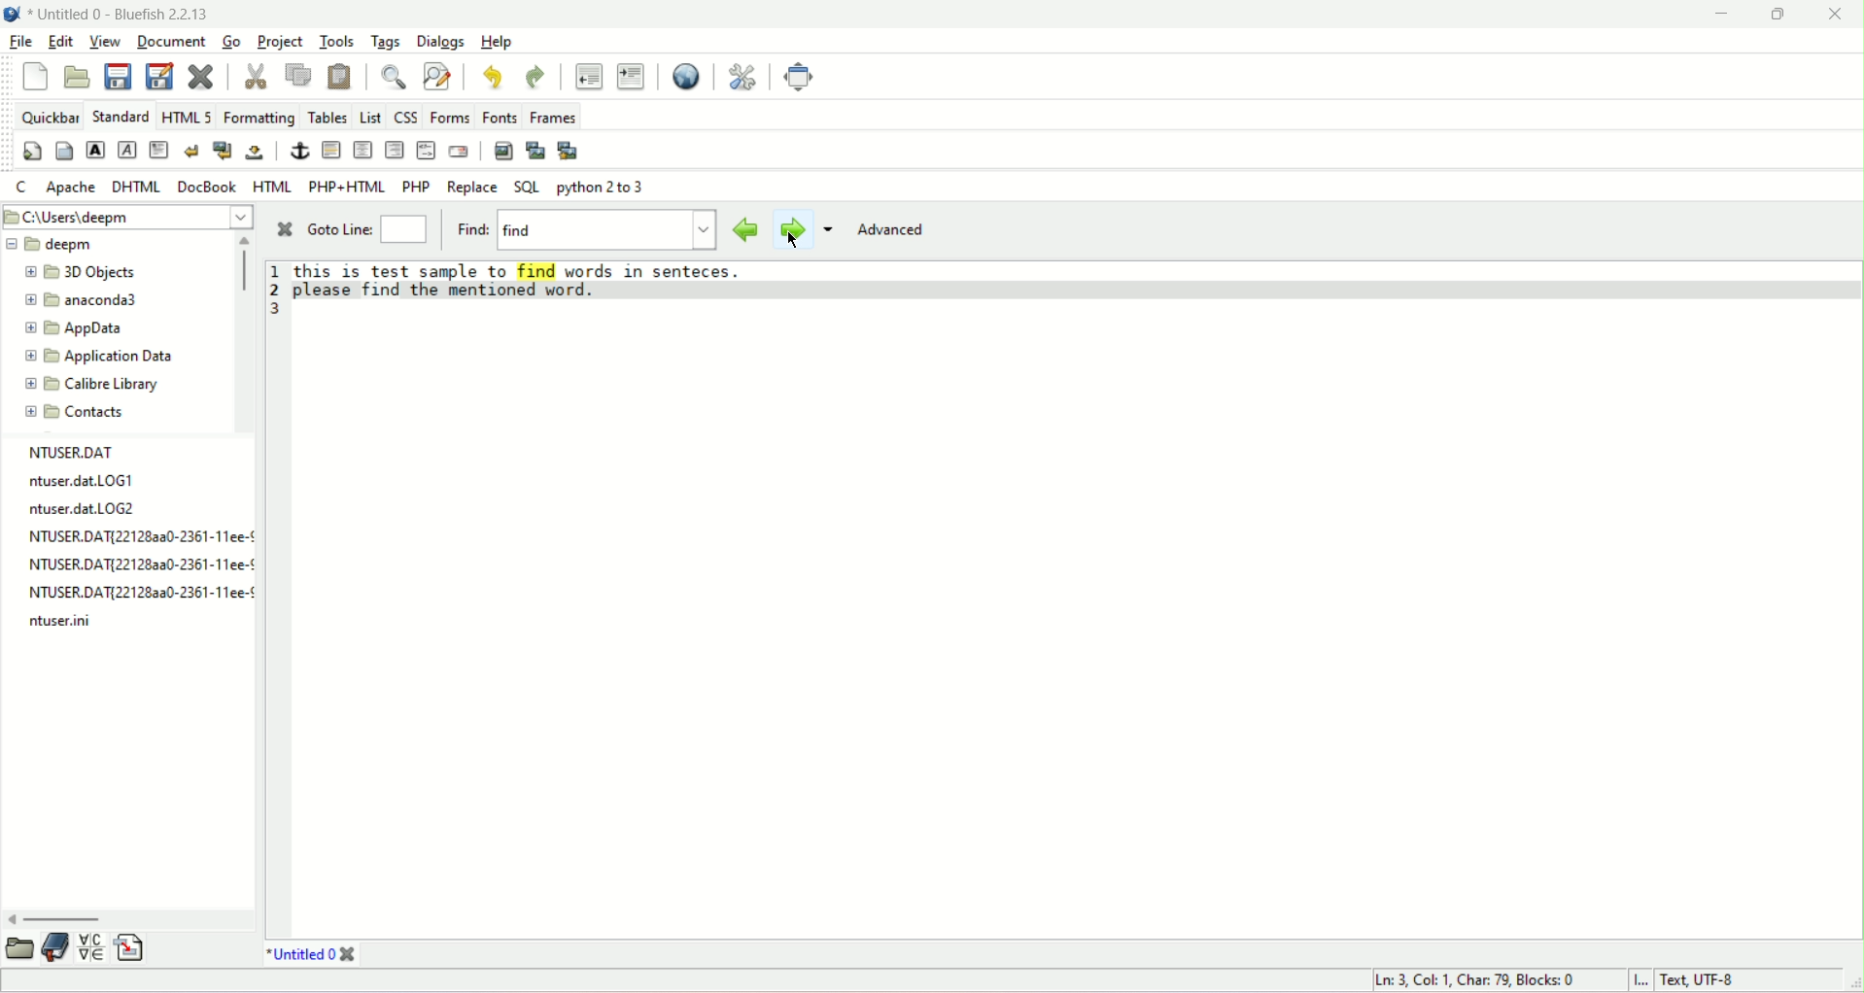 This screenshot has height=993, width=1864. I want to click on edit, so click(63, 40).